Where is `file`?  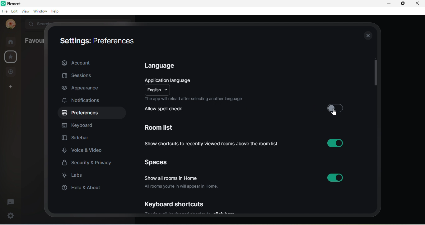 file is located at coordinates (5, 11).